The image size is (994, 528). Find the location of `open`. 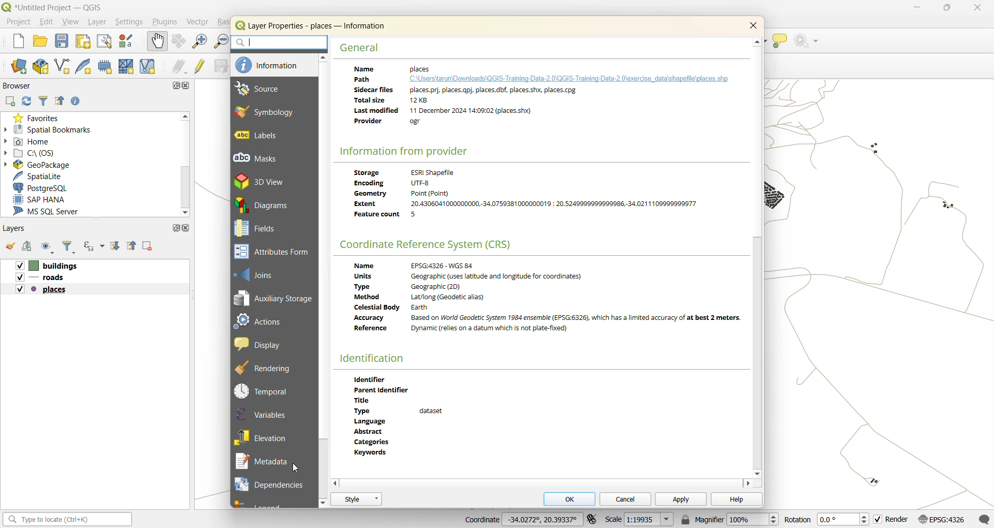

open is located at coordinates (11, 246).